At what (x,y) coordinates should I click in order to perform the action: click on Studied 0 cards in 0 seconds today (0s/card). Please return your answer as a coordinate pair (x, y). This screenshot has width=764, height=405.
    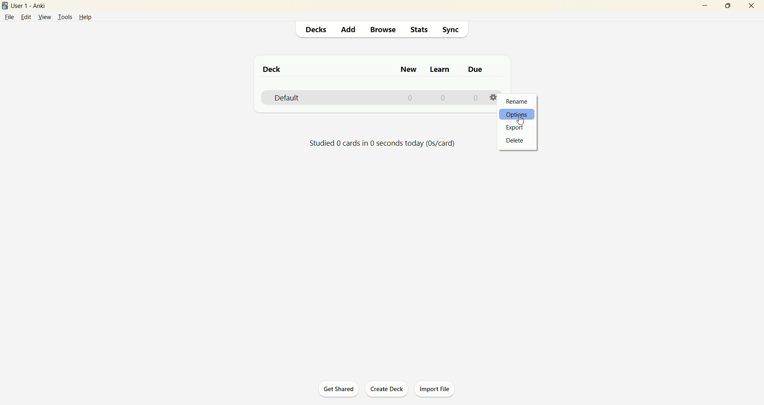
    Looking at the image, I should click on (383, 144).